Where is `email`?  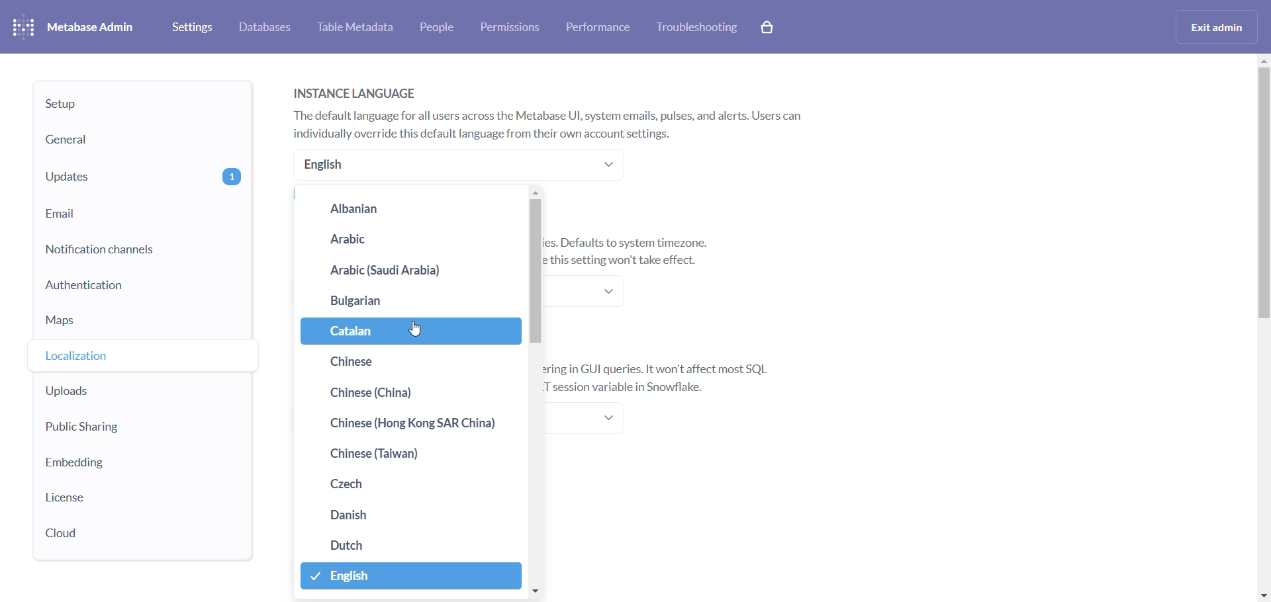 email is located at coordinates (140, 214).